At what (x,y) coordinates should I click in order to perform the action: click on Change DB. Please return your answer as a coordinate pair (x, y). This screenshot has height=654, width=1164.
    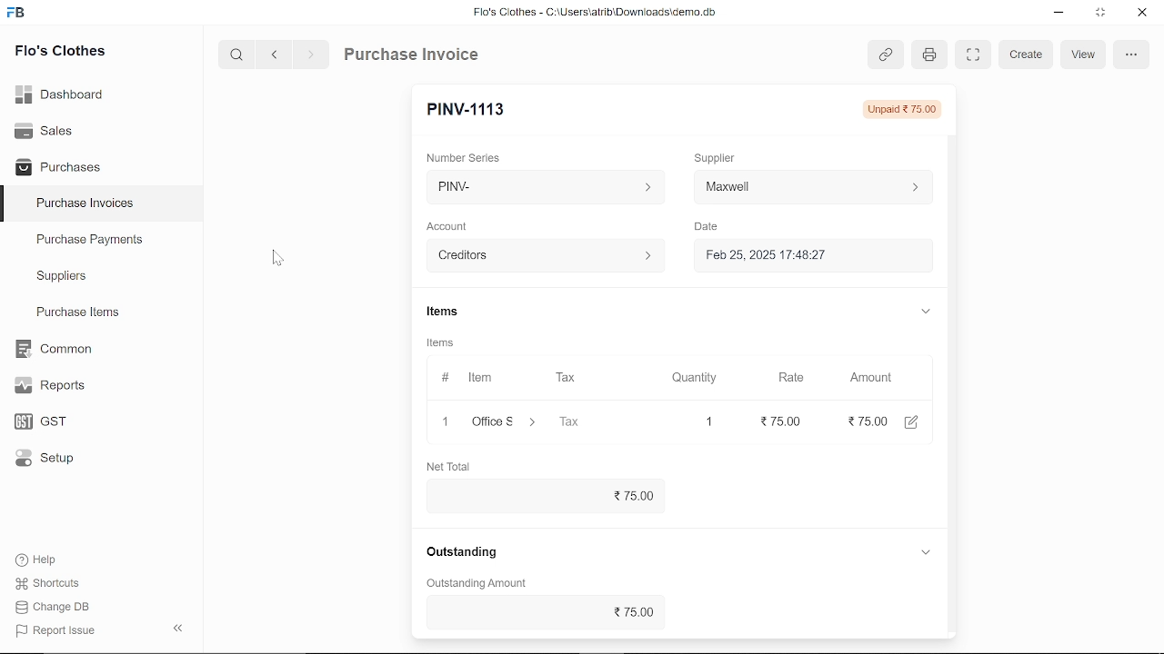
    Looking at the image, I should click on (53, 609).